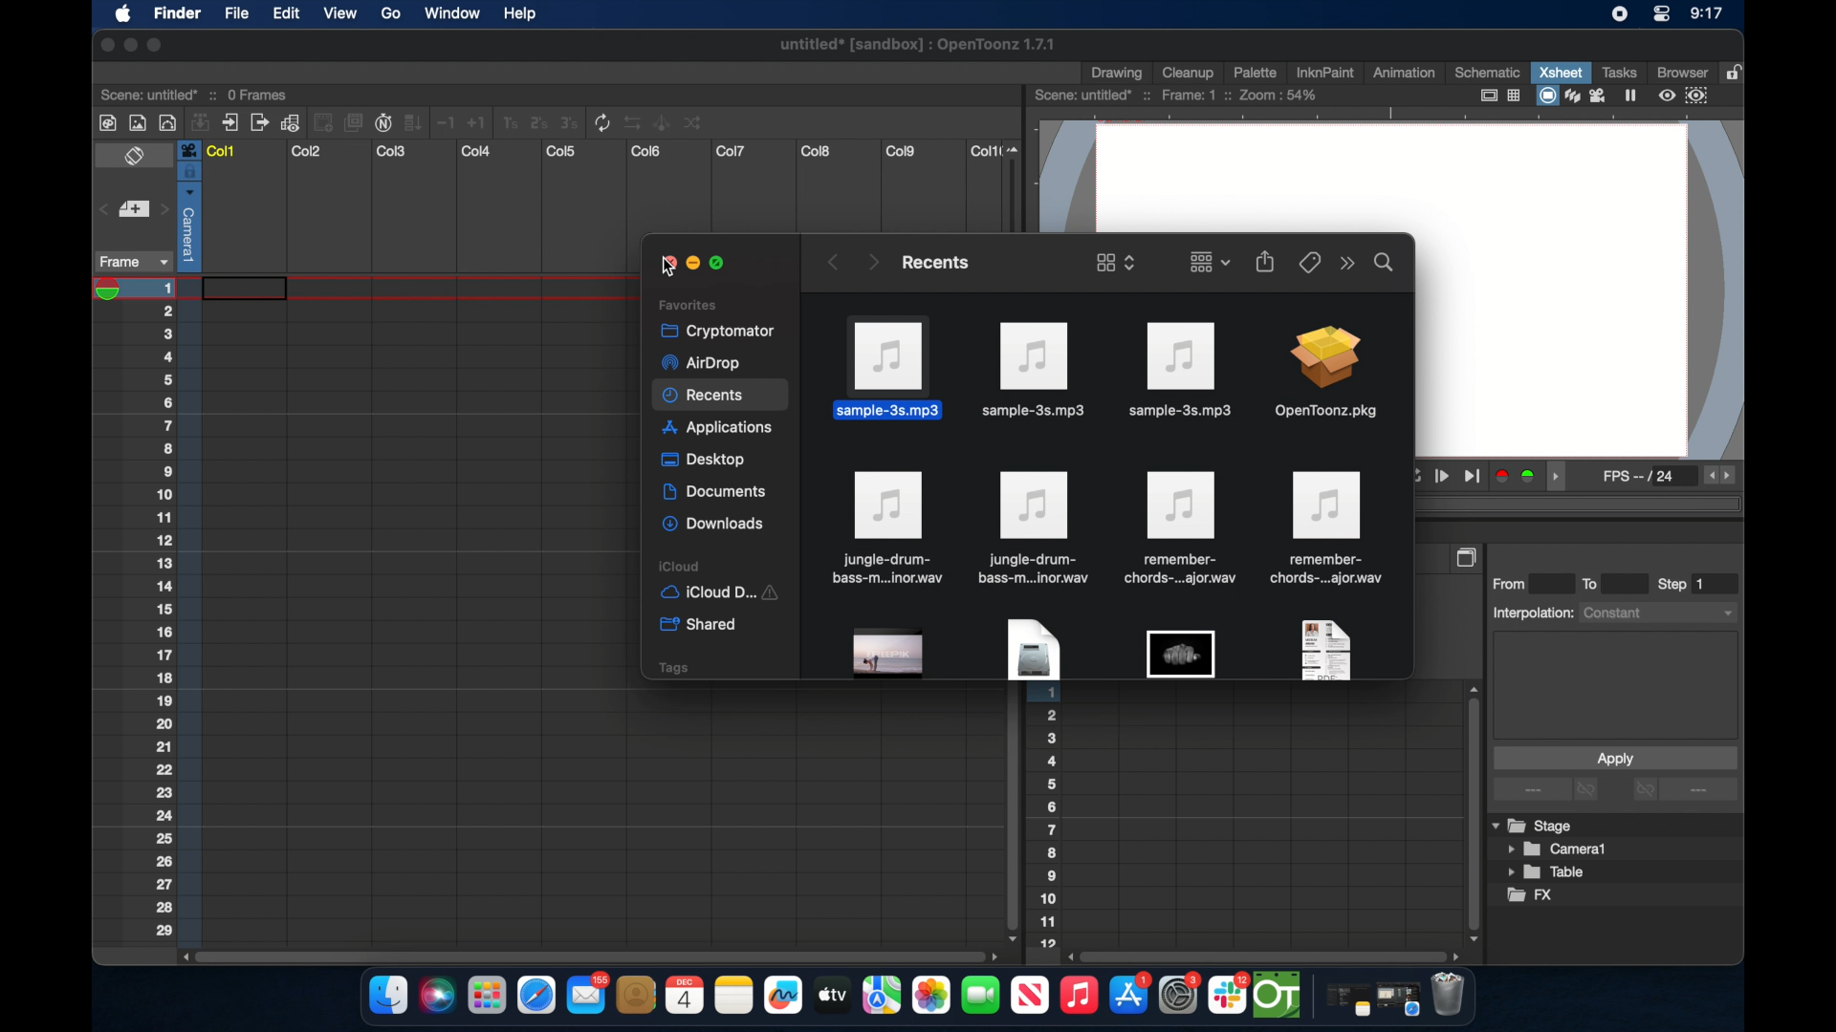 The width and height of the screenshot is (1836, 1032). What do you see at coordinates (1680, 71) in the screenshot?
I see `browser` at bounding box center [1680, 71].